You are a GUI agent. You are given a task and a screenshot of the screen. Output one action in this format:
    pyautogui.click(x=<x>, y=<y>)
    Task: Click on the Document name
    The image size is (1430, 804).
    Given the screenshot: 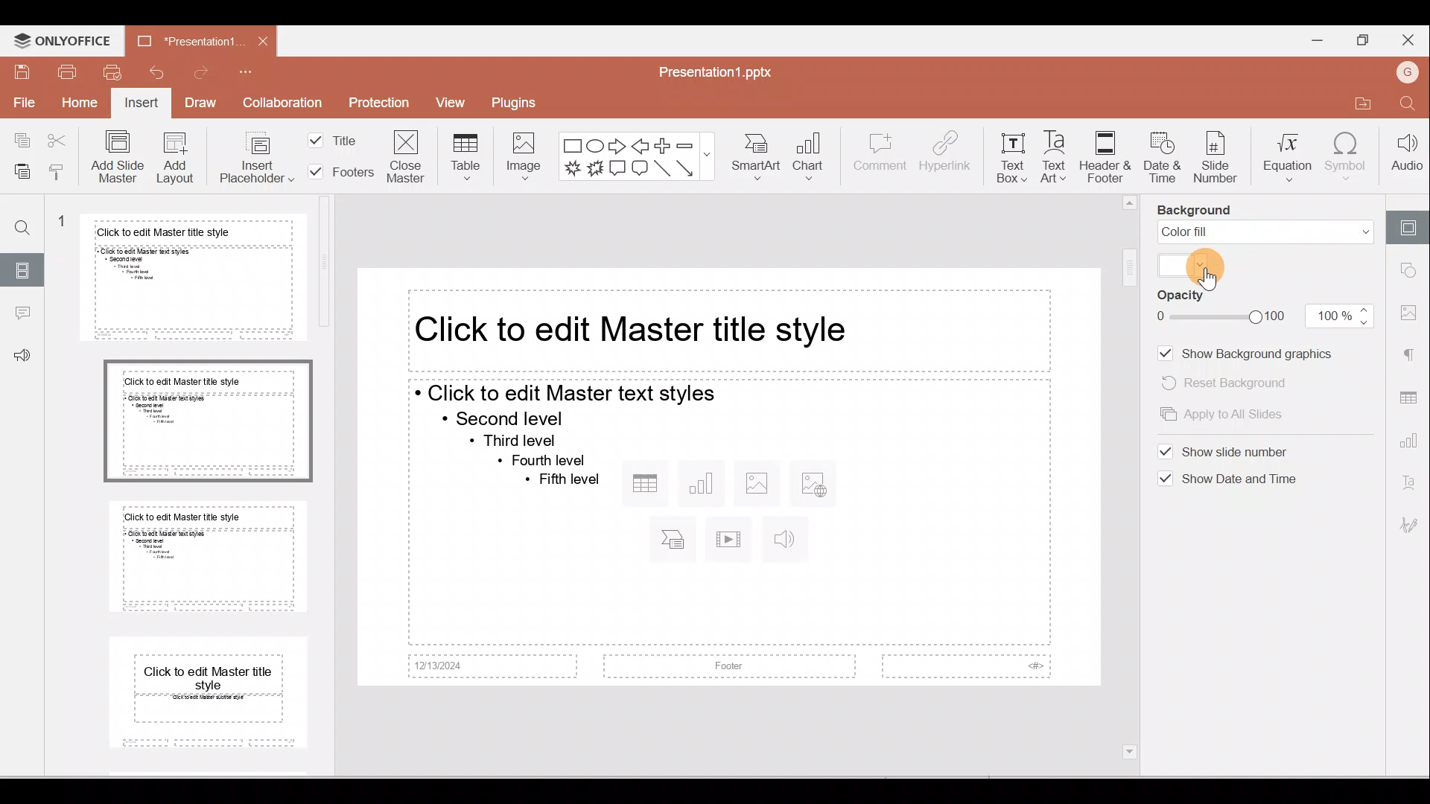 What is the action you would take?
    pyautogui.click(x=184, y=39)
    